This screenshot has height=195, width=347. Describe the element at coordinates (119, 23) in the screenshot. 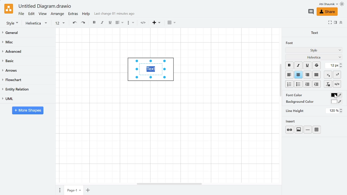

I see `align` at that location.